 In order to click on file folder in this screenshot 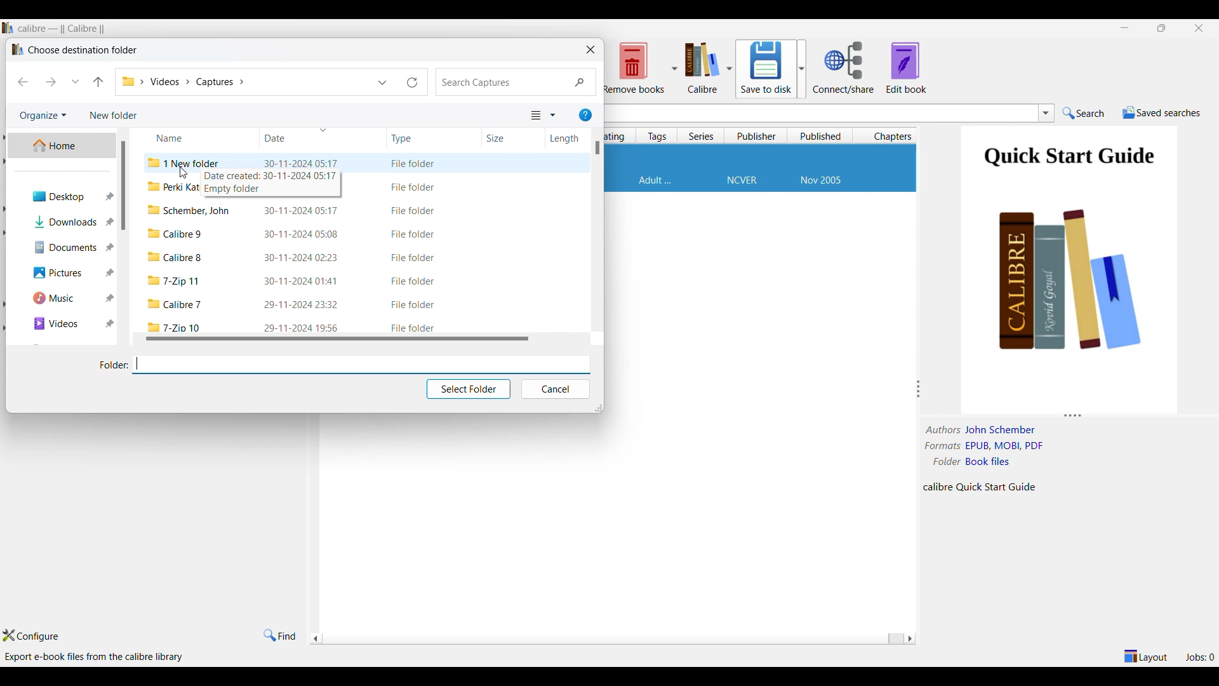, I will do `click(413, 306)`.